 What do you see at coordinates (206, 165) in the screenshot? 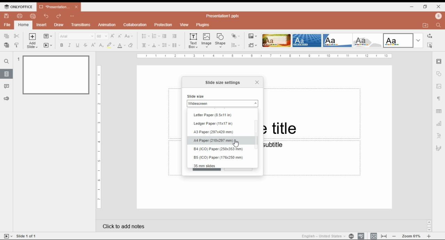
I see `35 mm slides` at bounding box center [206, 165].